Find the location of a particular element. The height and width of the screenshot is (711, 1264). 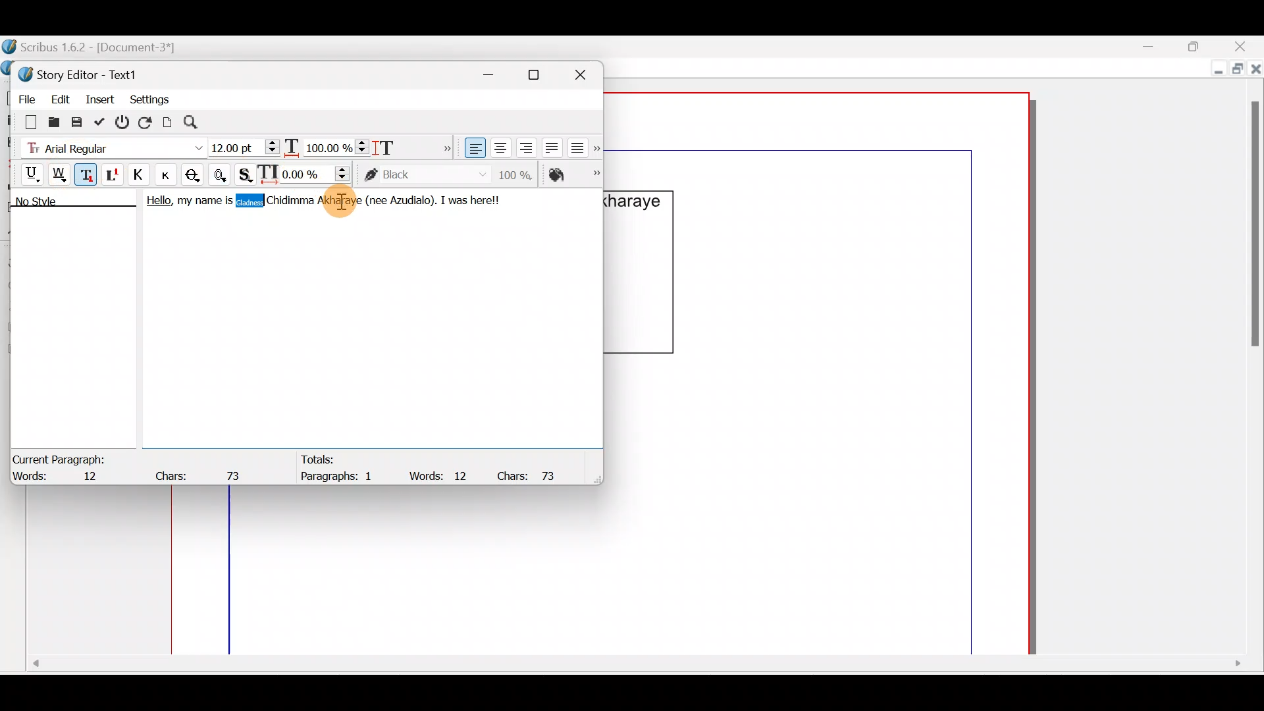

Minimize is located at coordinates (1215, 70).